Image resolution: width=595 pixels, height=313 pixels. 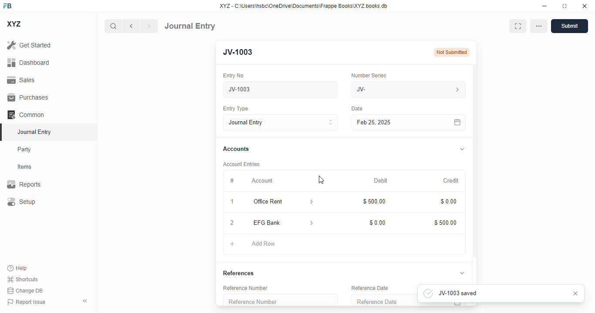 I want to click on items, so click(x=25, y=167).